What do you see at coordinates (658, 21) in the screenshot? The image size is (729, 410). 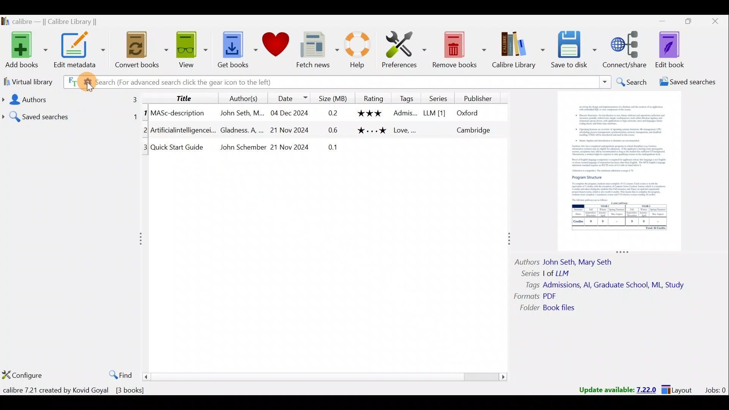 I see `Minimize` at bounding box center [658, 21].